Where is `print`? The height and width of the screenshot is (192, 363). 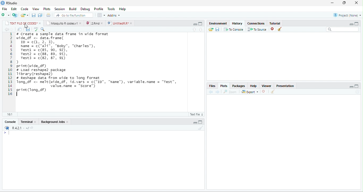 print is located at coordinates (49, 15).